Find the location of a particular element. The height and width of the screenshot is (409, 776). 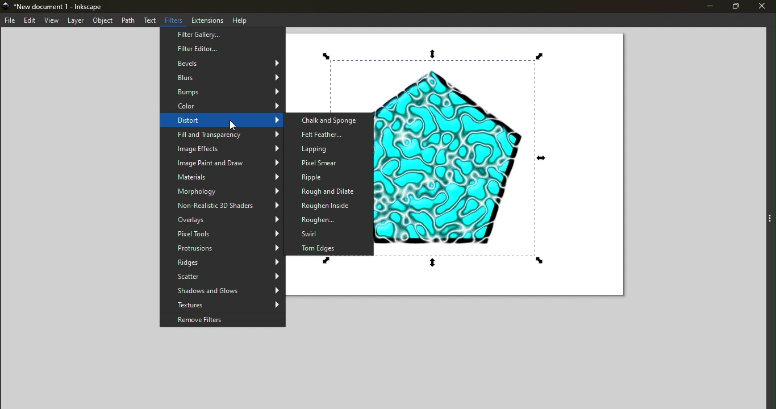

Swirl is located at coordinates (330, 234).